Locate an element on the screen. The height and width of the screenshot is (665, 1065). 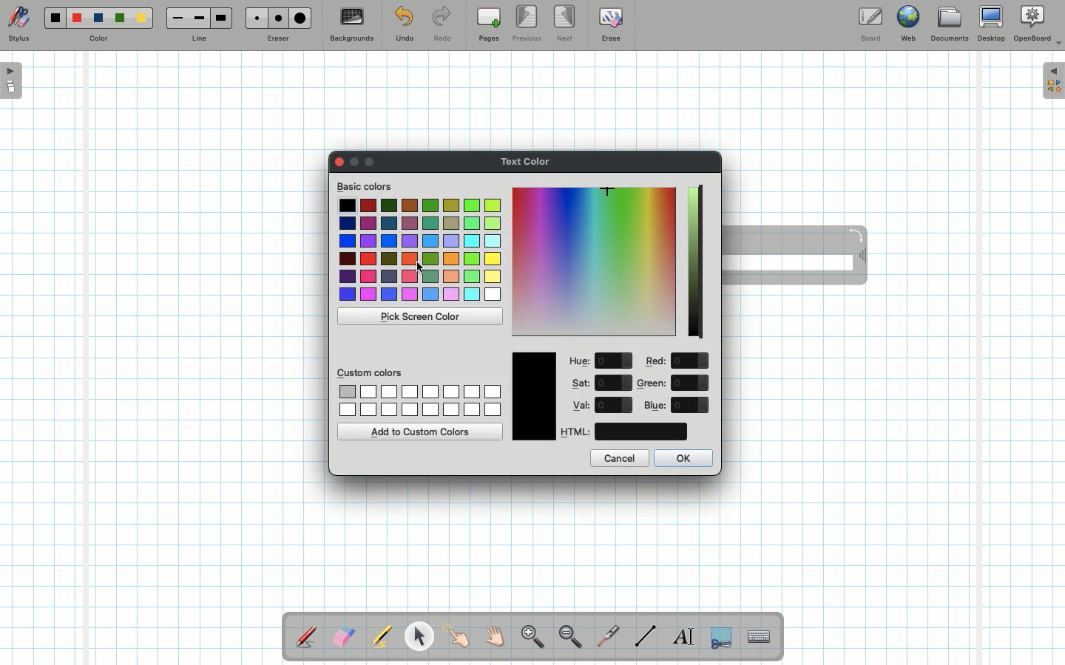
Small eraser is located at coordinates (253, 18).